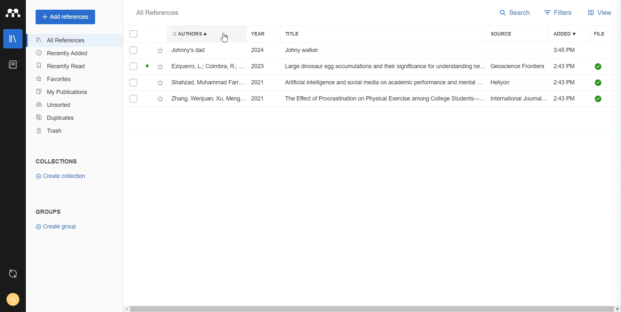 The image size is (621, 312). What do you see at coordinates (256, 49) in the screenshot?
I see `2024` at bounding box center [256, 49].